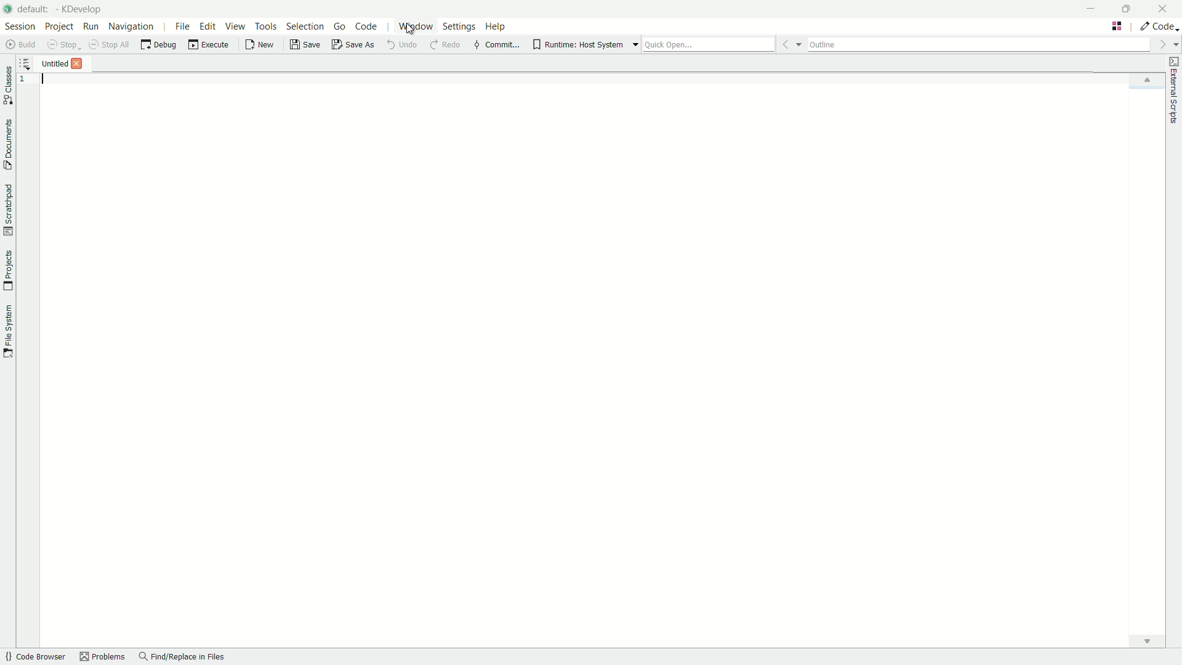 The width and height of the screenshot is (1182, 665). Describe the element at coordinates (28, 64) in the screenshot. I see `more options` at that location.